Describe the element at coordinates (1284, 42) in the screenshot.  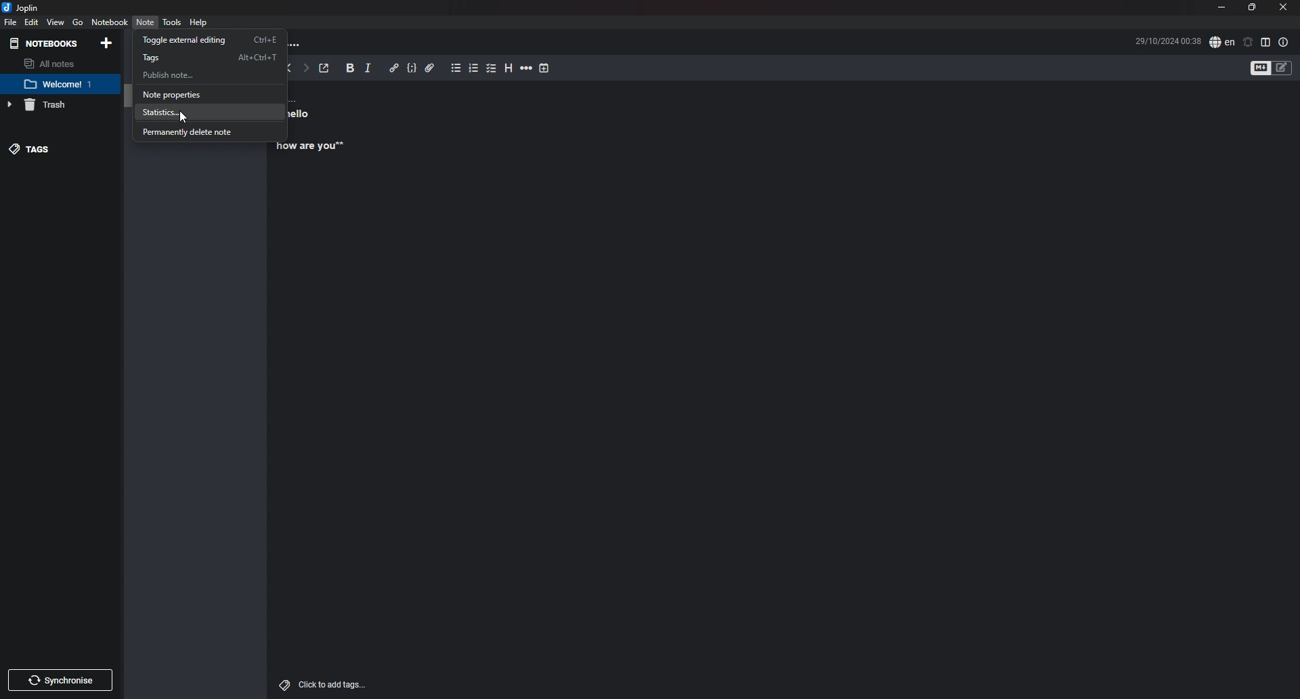
I see `Properties` at that location.